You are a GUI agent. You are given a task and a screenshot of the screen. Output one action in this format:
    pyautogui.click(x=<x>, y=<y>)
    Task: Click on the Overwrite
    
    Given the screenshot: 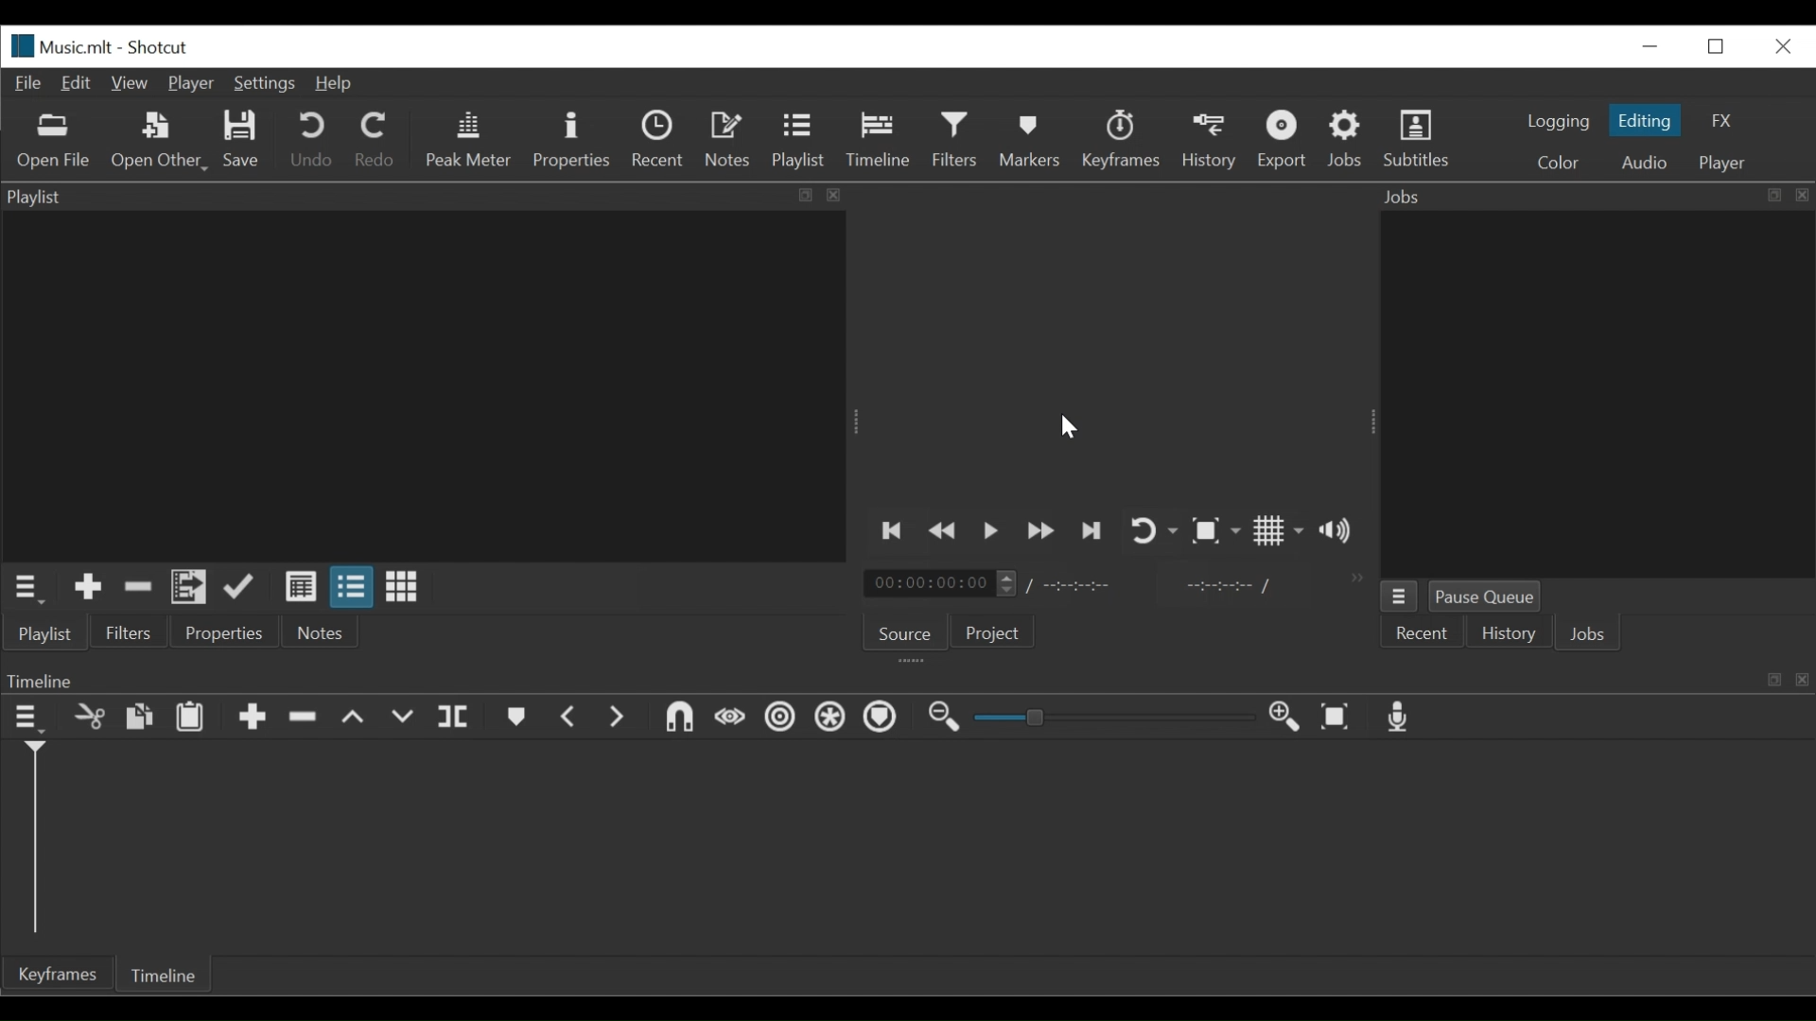 What is the action you would take?
    pyautogui.click(x=402, y=718)
    